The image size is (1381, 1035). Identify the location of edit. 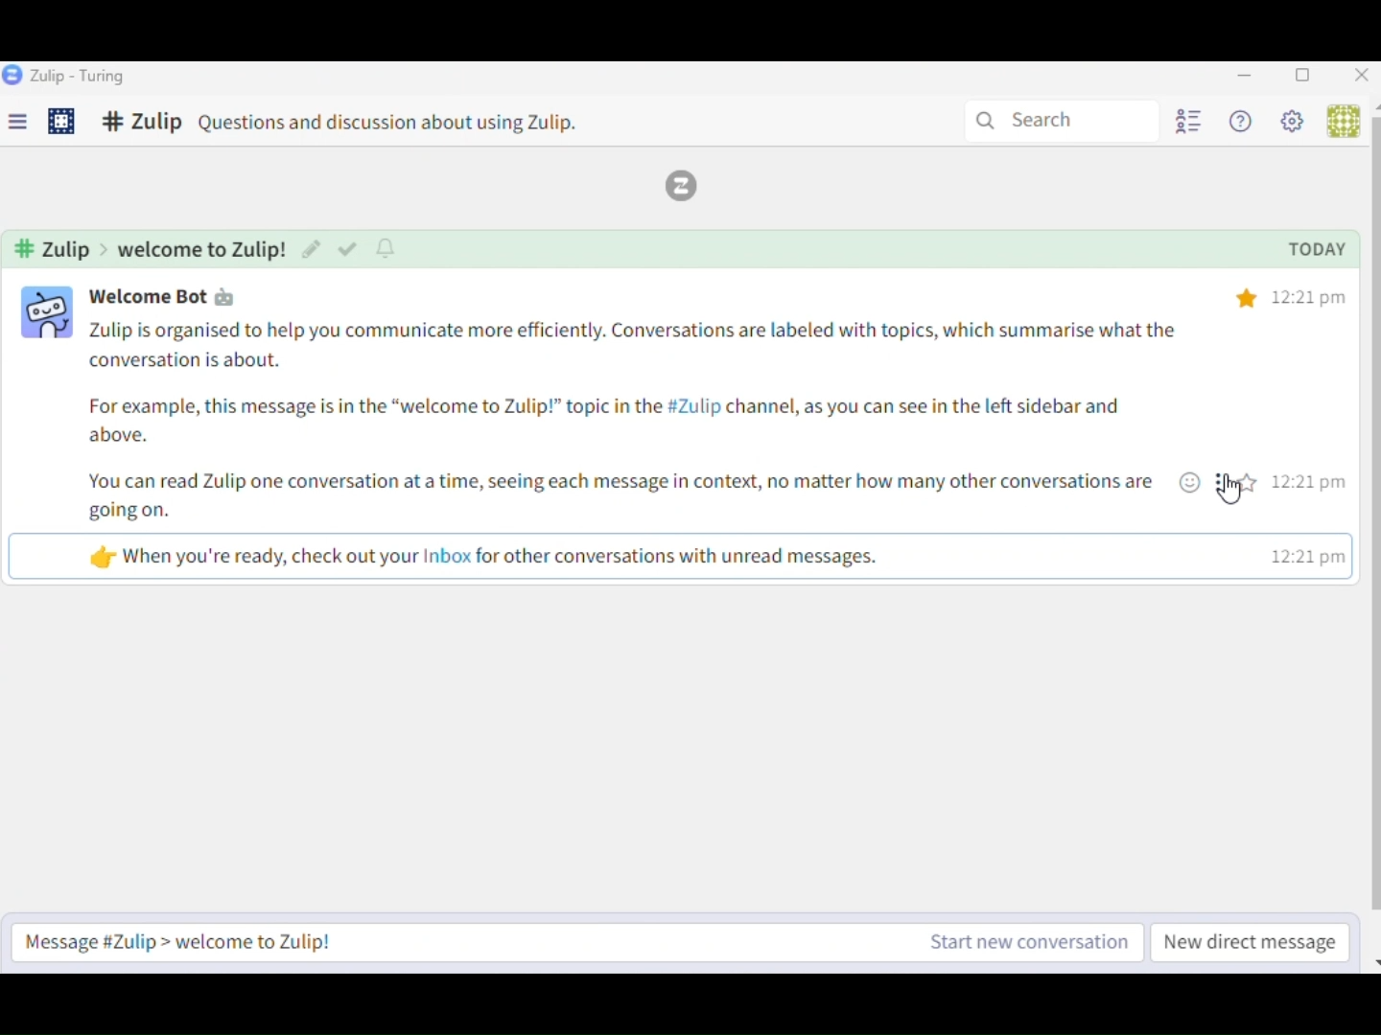
(310, 248).